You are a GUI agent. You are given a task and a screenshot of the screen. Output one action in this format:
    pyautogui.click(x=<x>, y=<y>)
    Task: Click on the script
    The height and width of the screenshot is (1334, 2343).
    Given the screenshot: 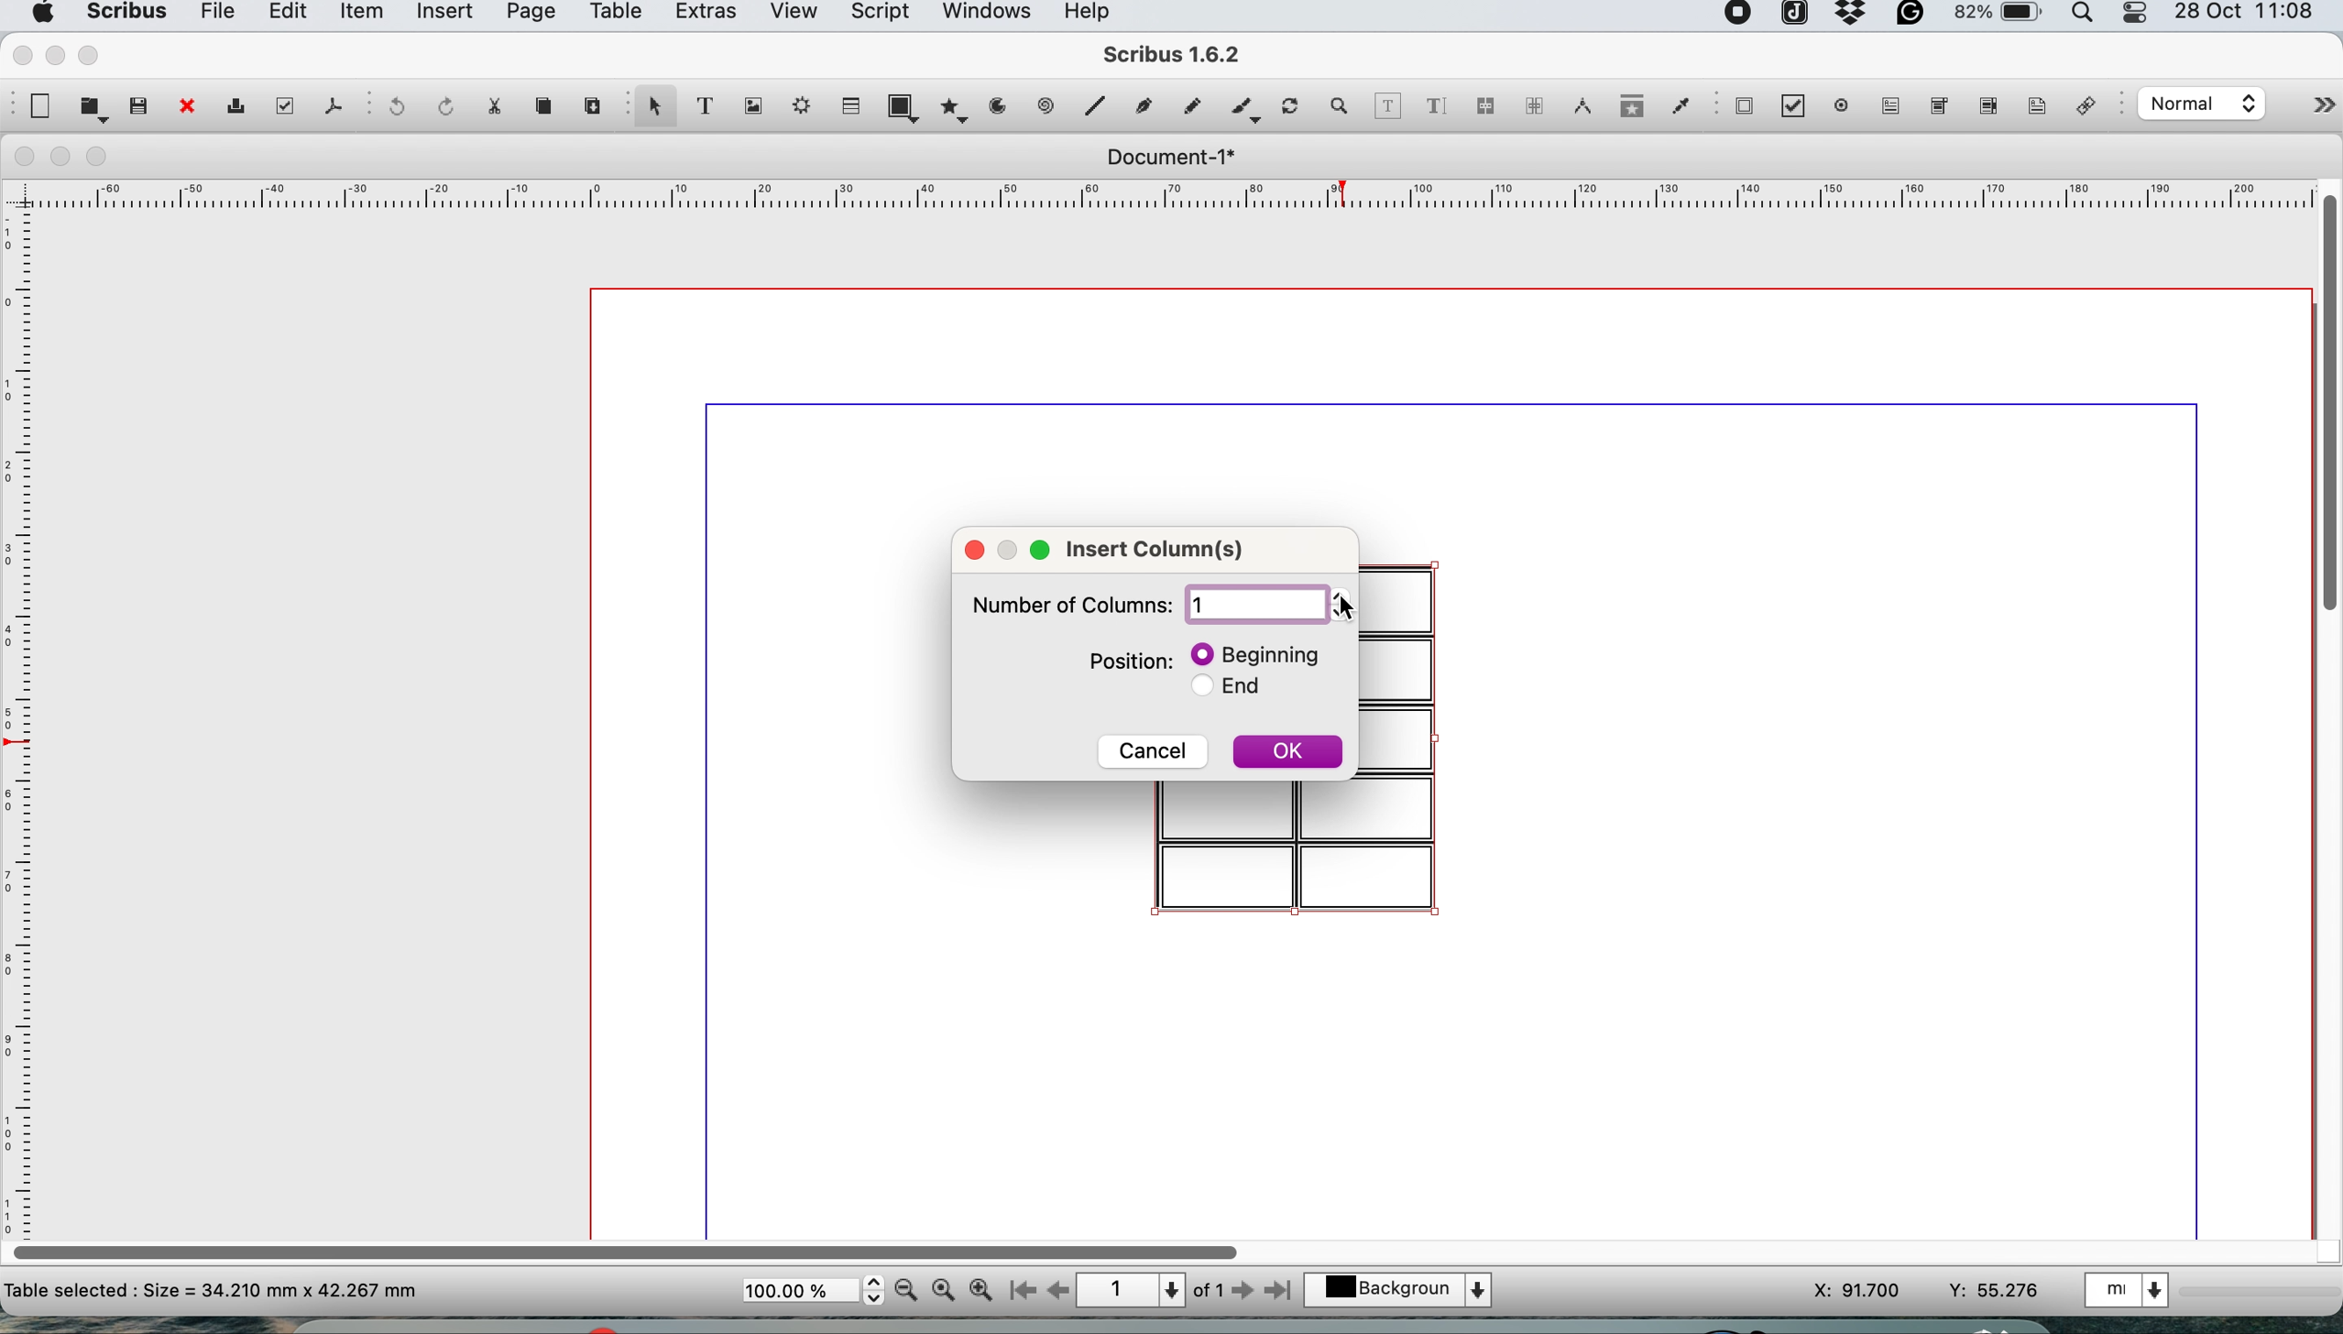 What is the action you would take?
    pyautogui.click(x=877, y=15)
    